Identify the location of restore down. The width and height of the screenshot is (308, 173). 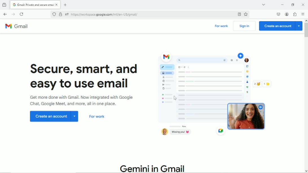
(293, 5).